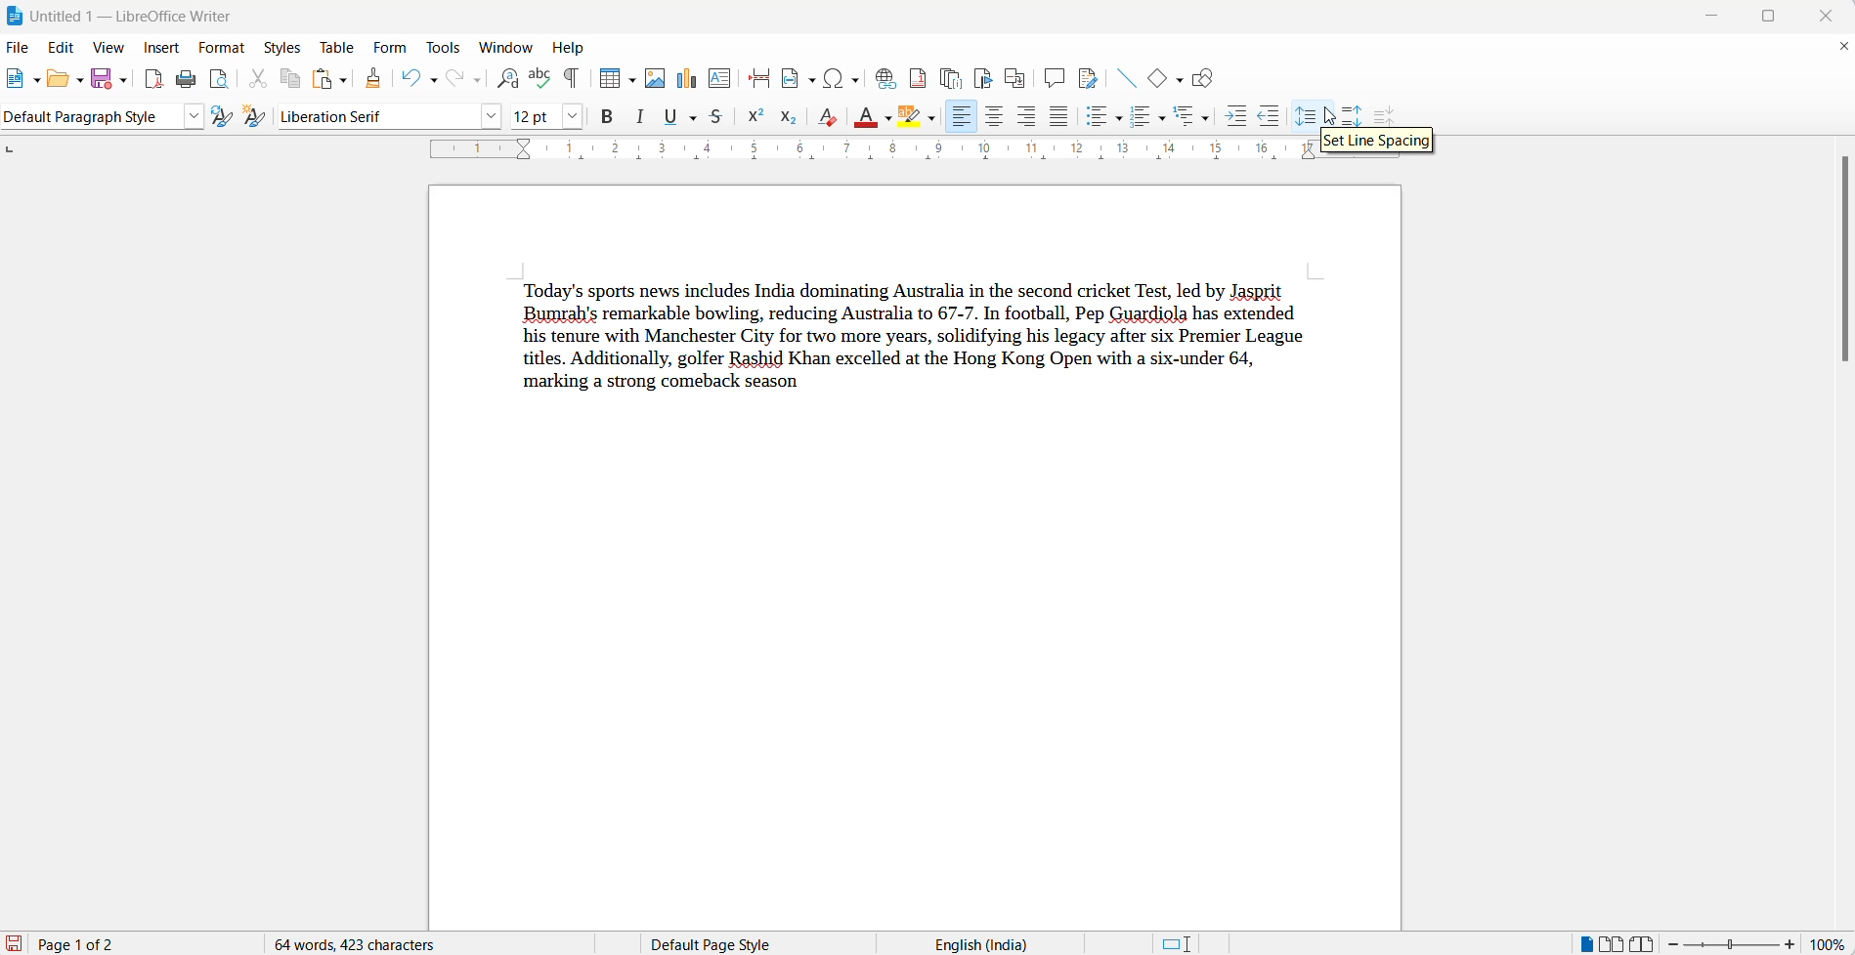  I want to click on page break, so click(758, 78).